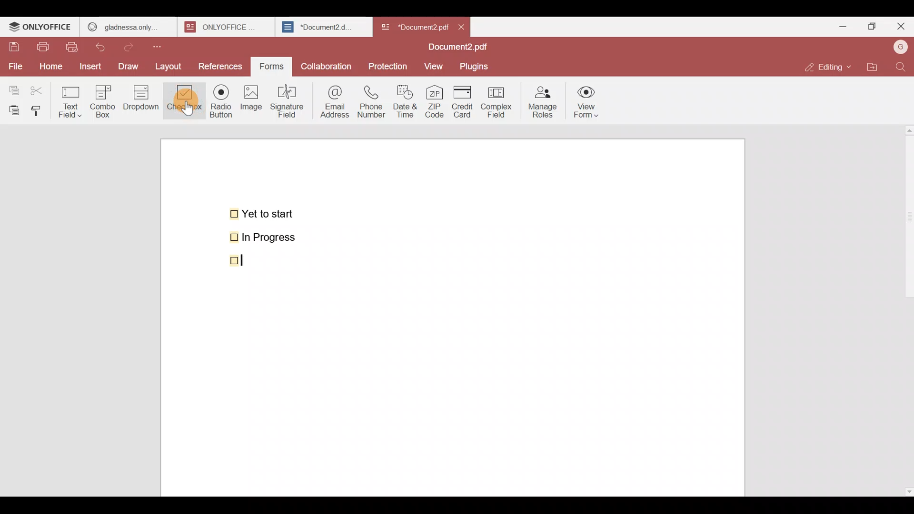 The image size is (914, 514). I want to click on Signature field, so click(290, 100).